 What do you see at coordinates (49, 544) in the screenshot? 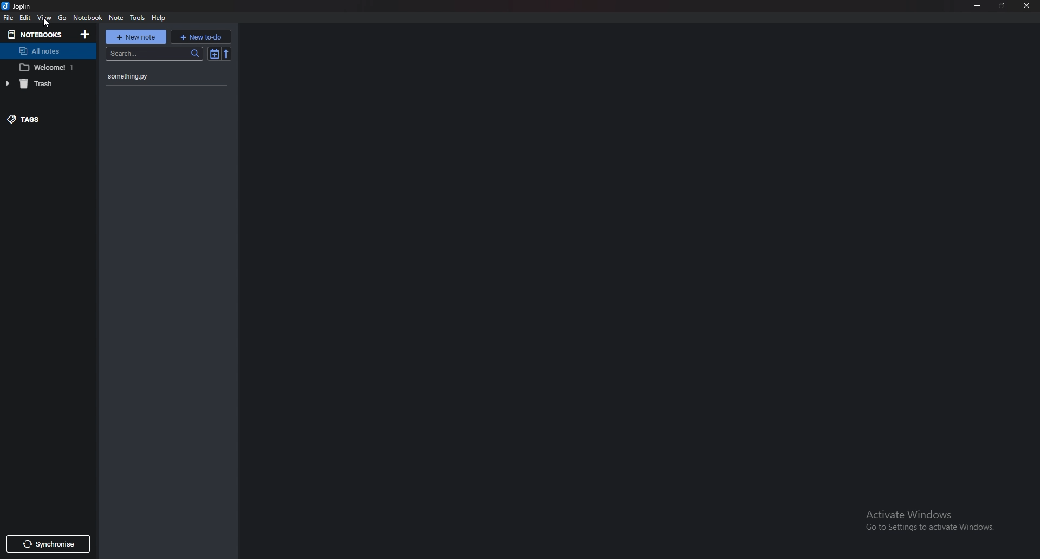
I see `Synchronize` at bounding box center [49, 544].